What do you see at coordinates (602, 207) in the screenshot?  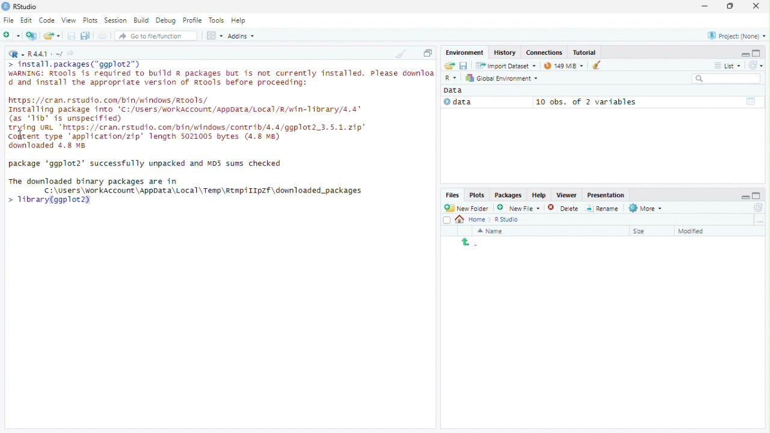 I see `Rename selected file/folder` at bounding box center [602, 207].